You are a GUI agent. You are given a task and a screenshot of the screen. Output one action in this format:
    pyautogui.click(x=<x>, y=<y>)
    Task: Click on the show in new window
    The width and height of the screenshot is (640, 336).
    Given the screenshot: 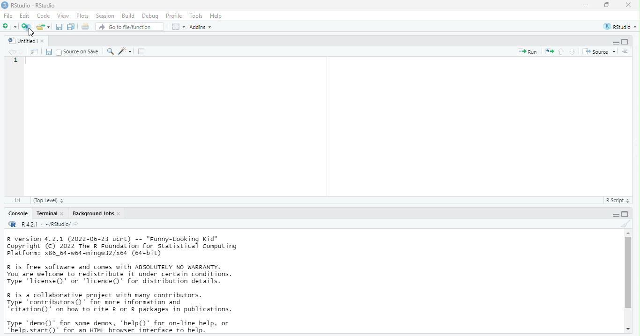 What is the action you would take?
    pyautogui.click(x=35, y=51)
    